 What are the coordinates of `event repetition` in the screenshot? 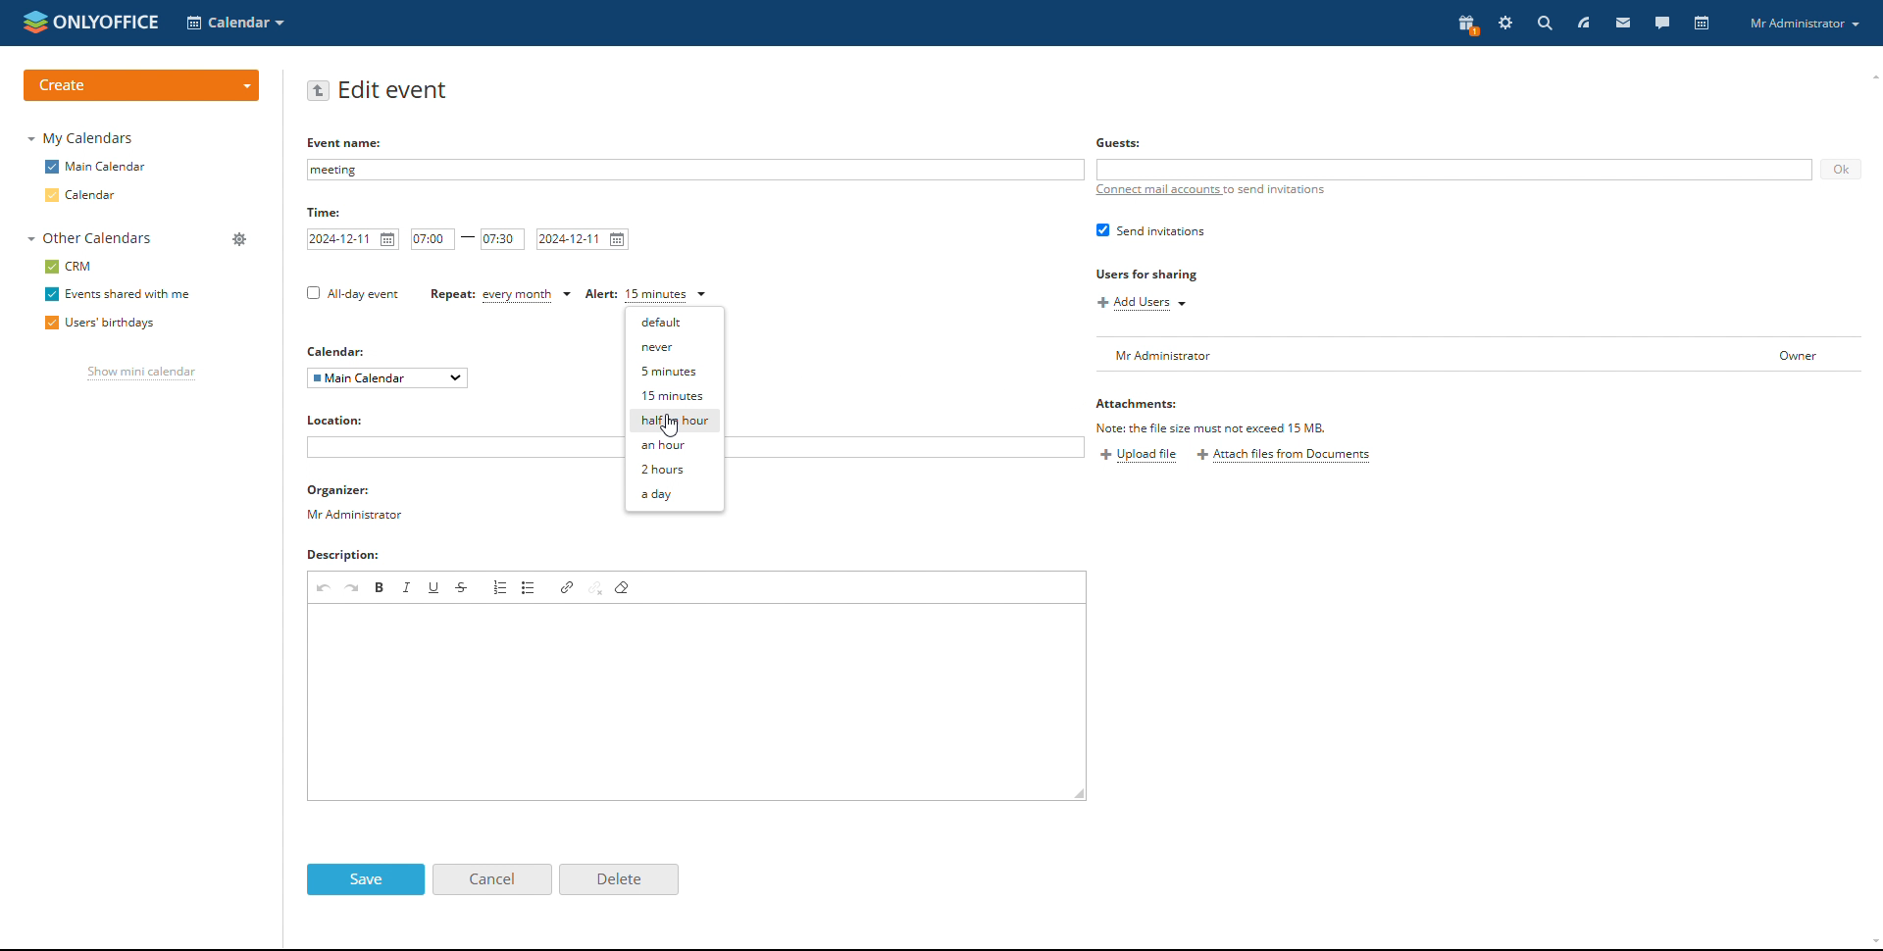 It's located at (502, 296).